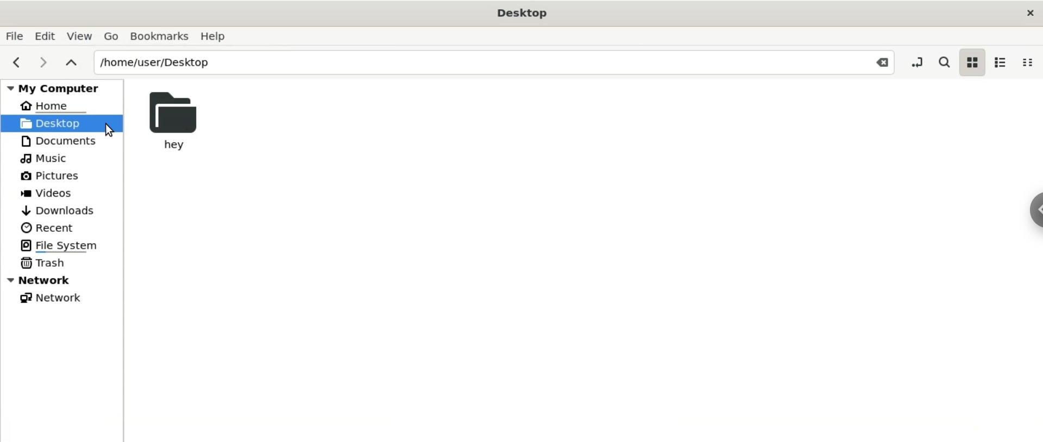 The width and height of the screenshot is (1043, 442). I want to click on Edit, so click(44, 35).